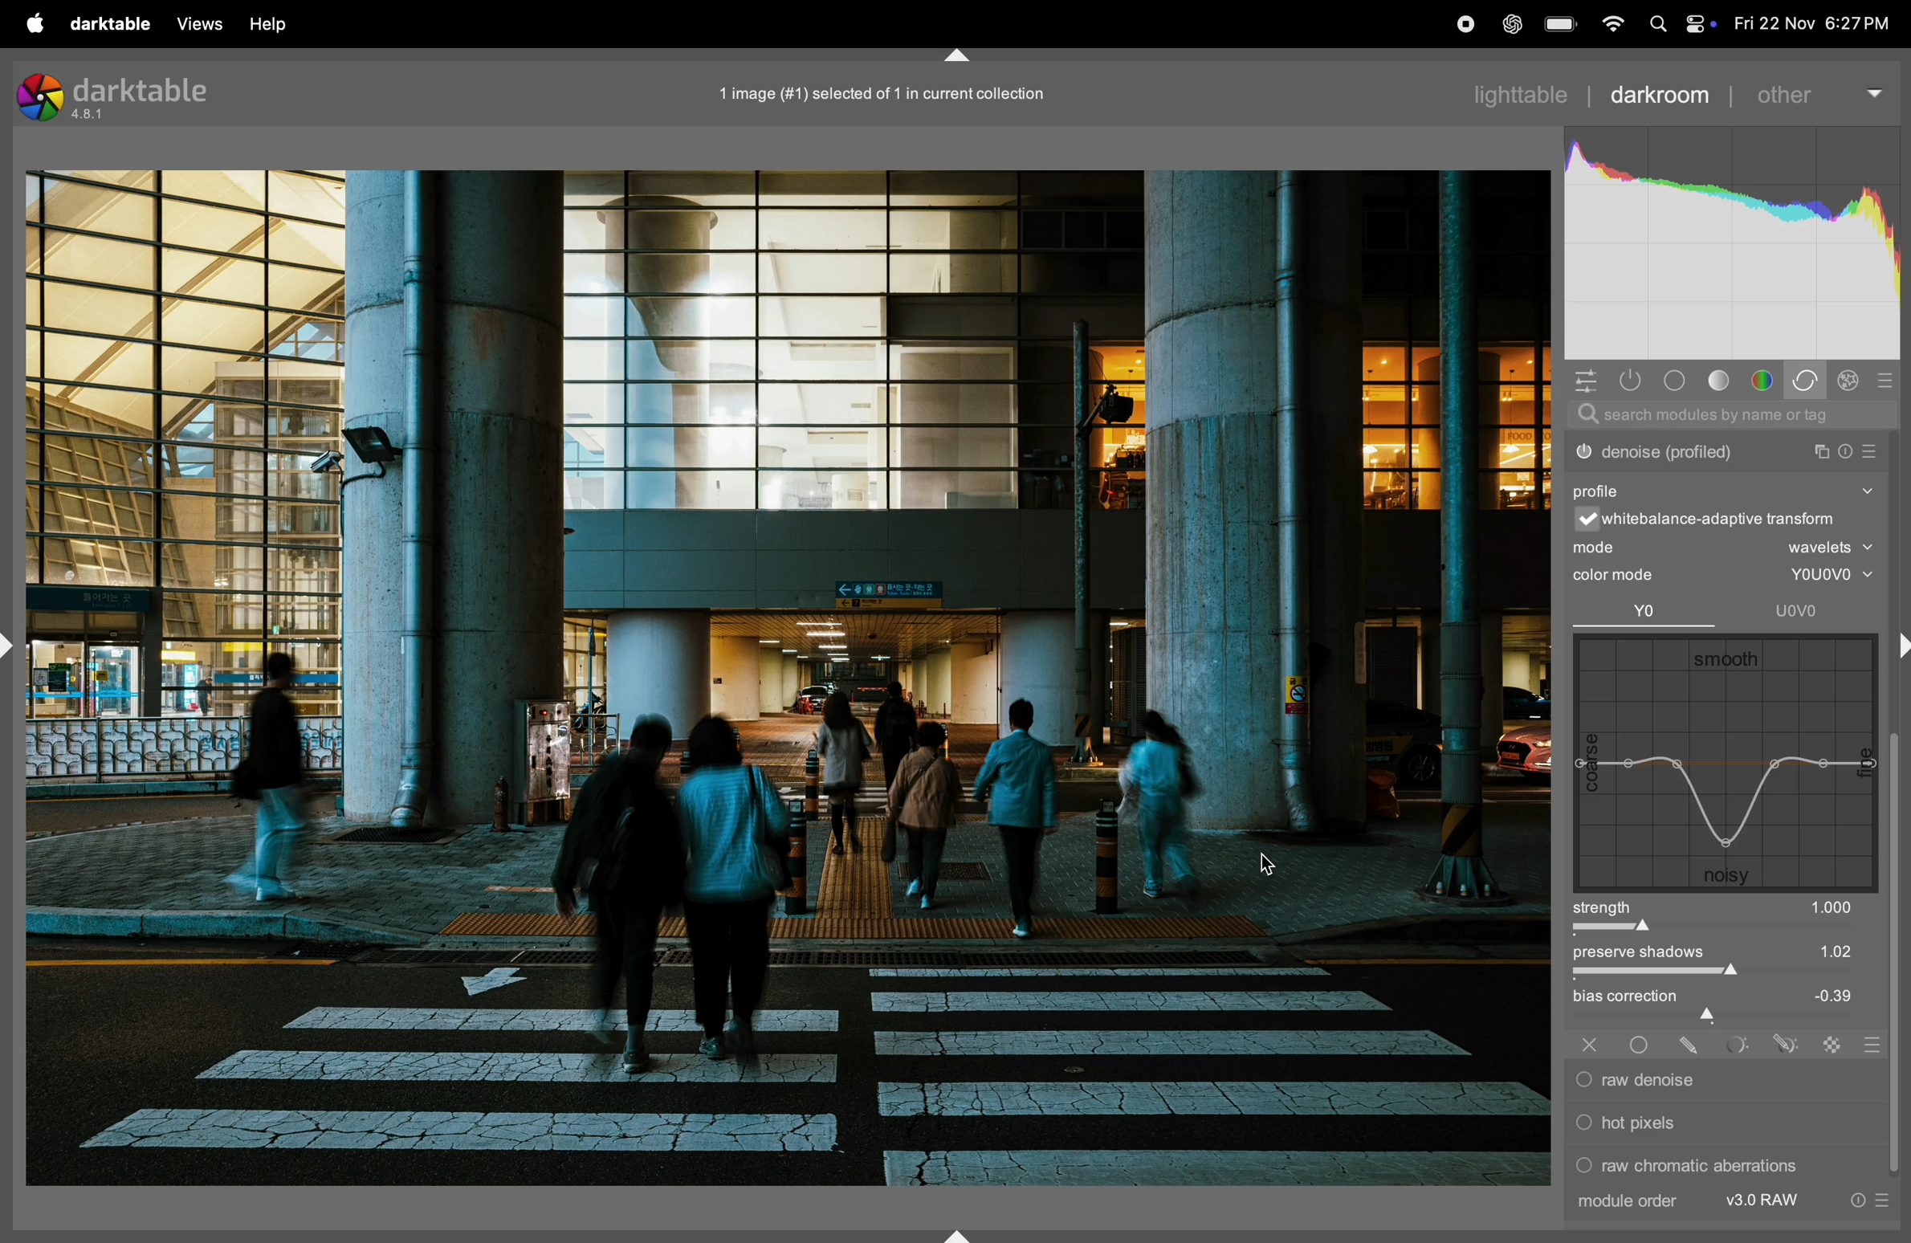 The height and width of the screenshot is (1243, 1911). Describe the element at coordinates (1634, 381) in the screenshot. I see `show only active modes` at that location.